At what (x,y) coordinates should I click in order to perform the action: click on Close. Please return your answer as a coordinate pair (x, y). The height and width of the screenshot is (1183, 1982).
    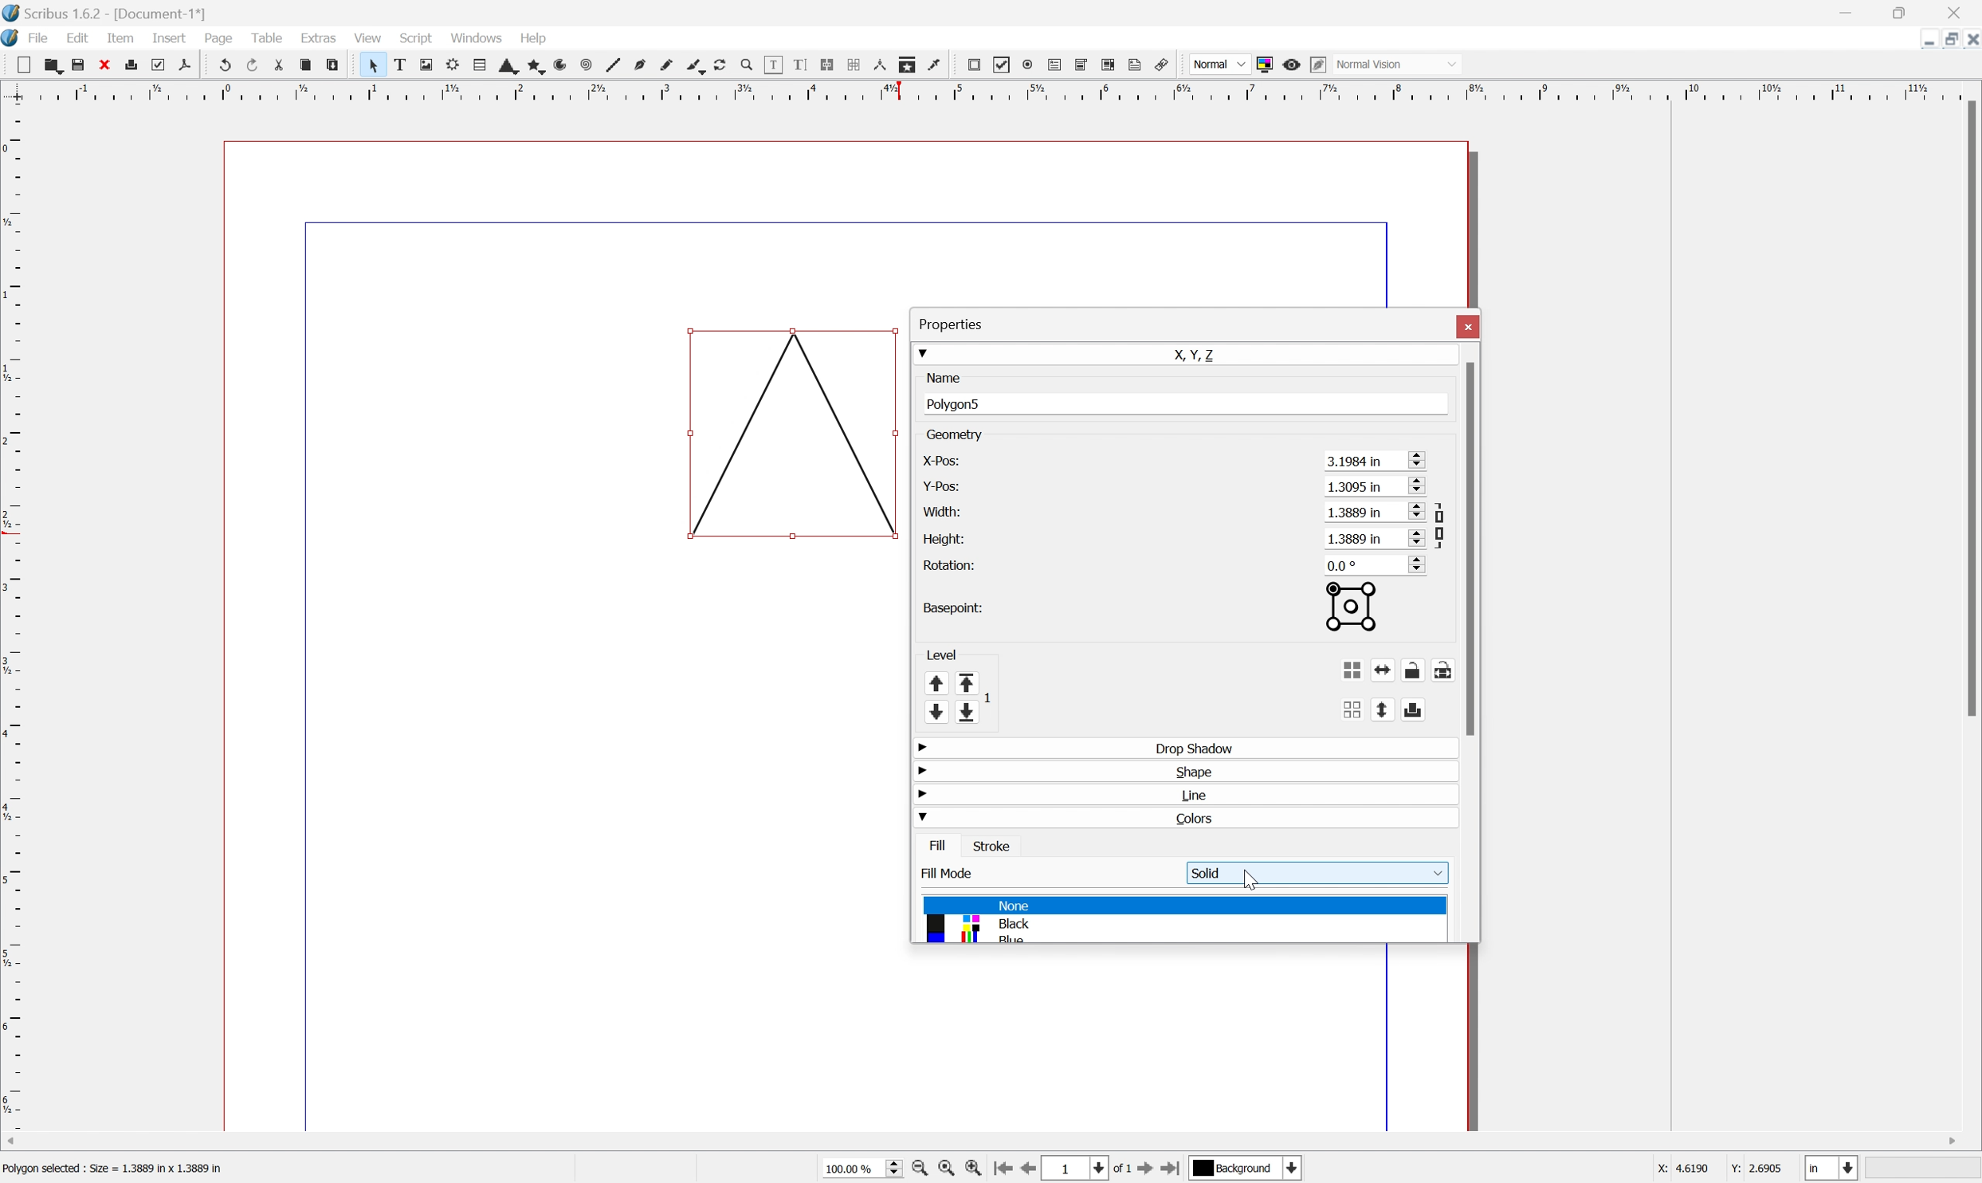
    Looking at the image, I should click on (1468, 325).